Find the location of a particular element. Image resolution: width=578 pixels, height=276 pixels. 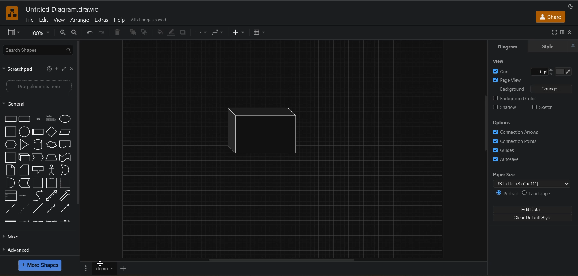

shape is located at coordinates (267, 131).